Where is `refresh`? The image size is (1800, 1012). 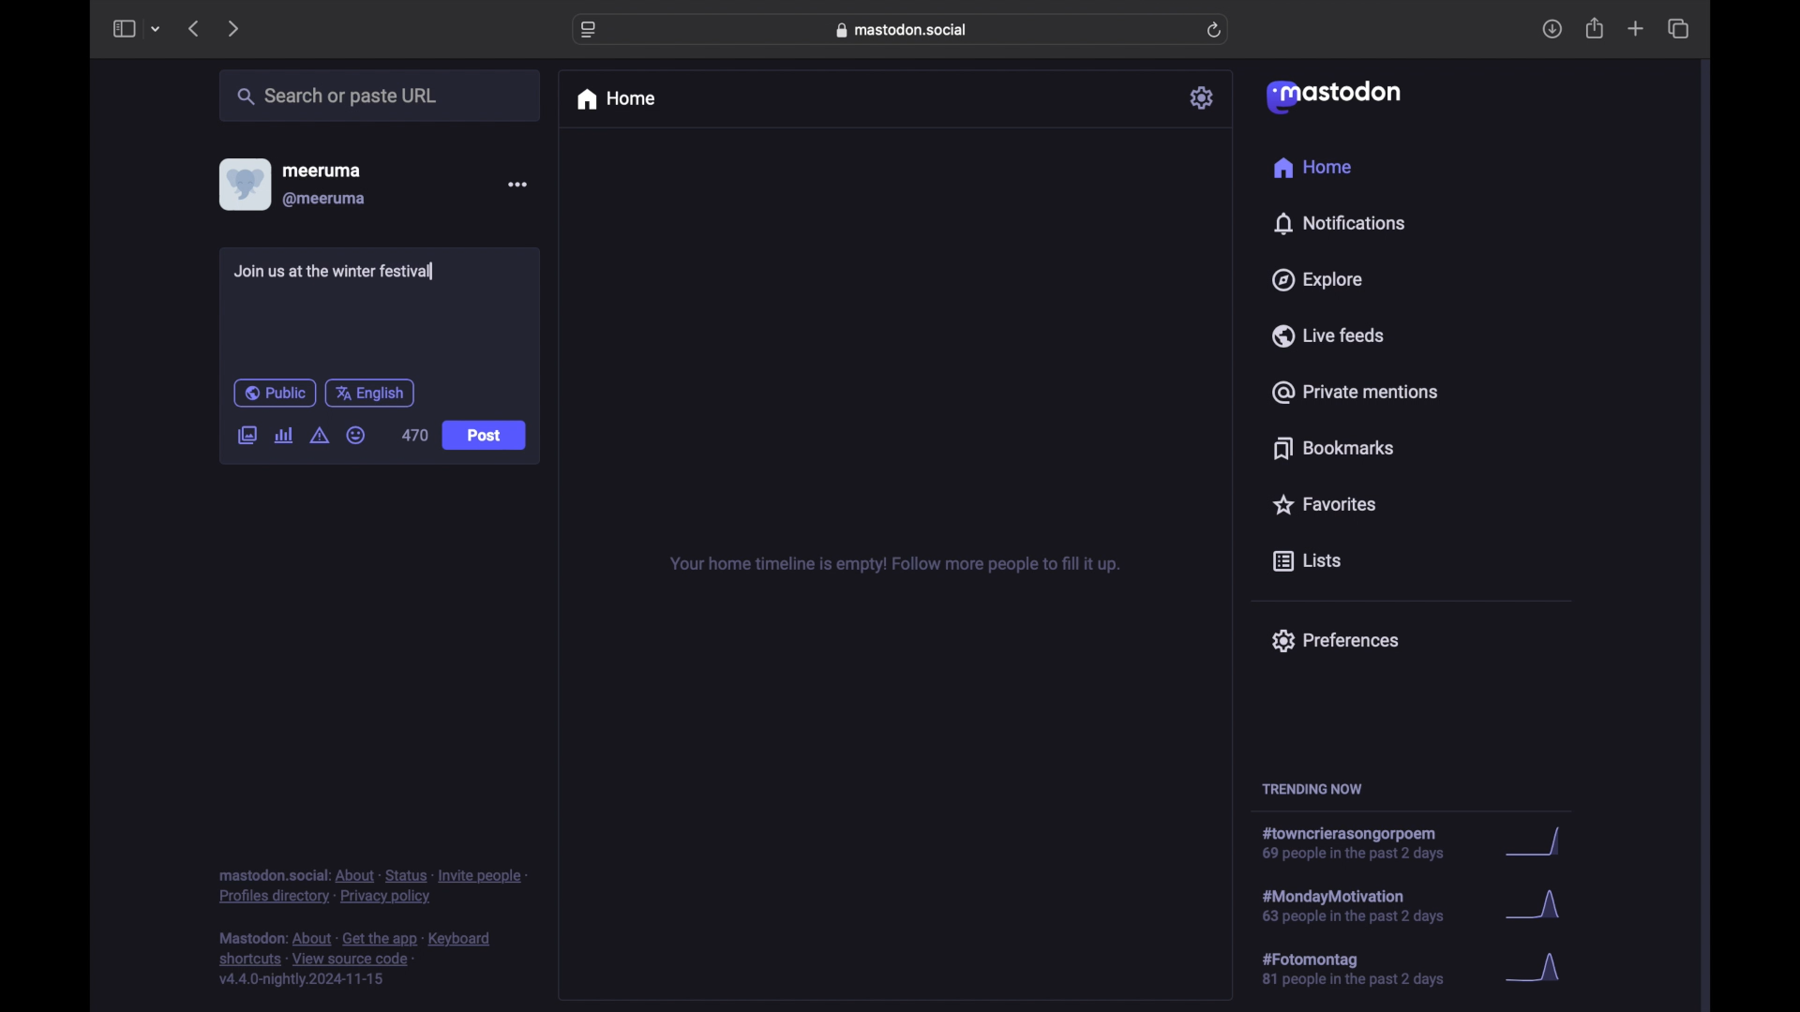
refresh is located at coordinates (1216, 31).